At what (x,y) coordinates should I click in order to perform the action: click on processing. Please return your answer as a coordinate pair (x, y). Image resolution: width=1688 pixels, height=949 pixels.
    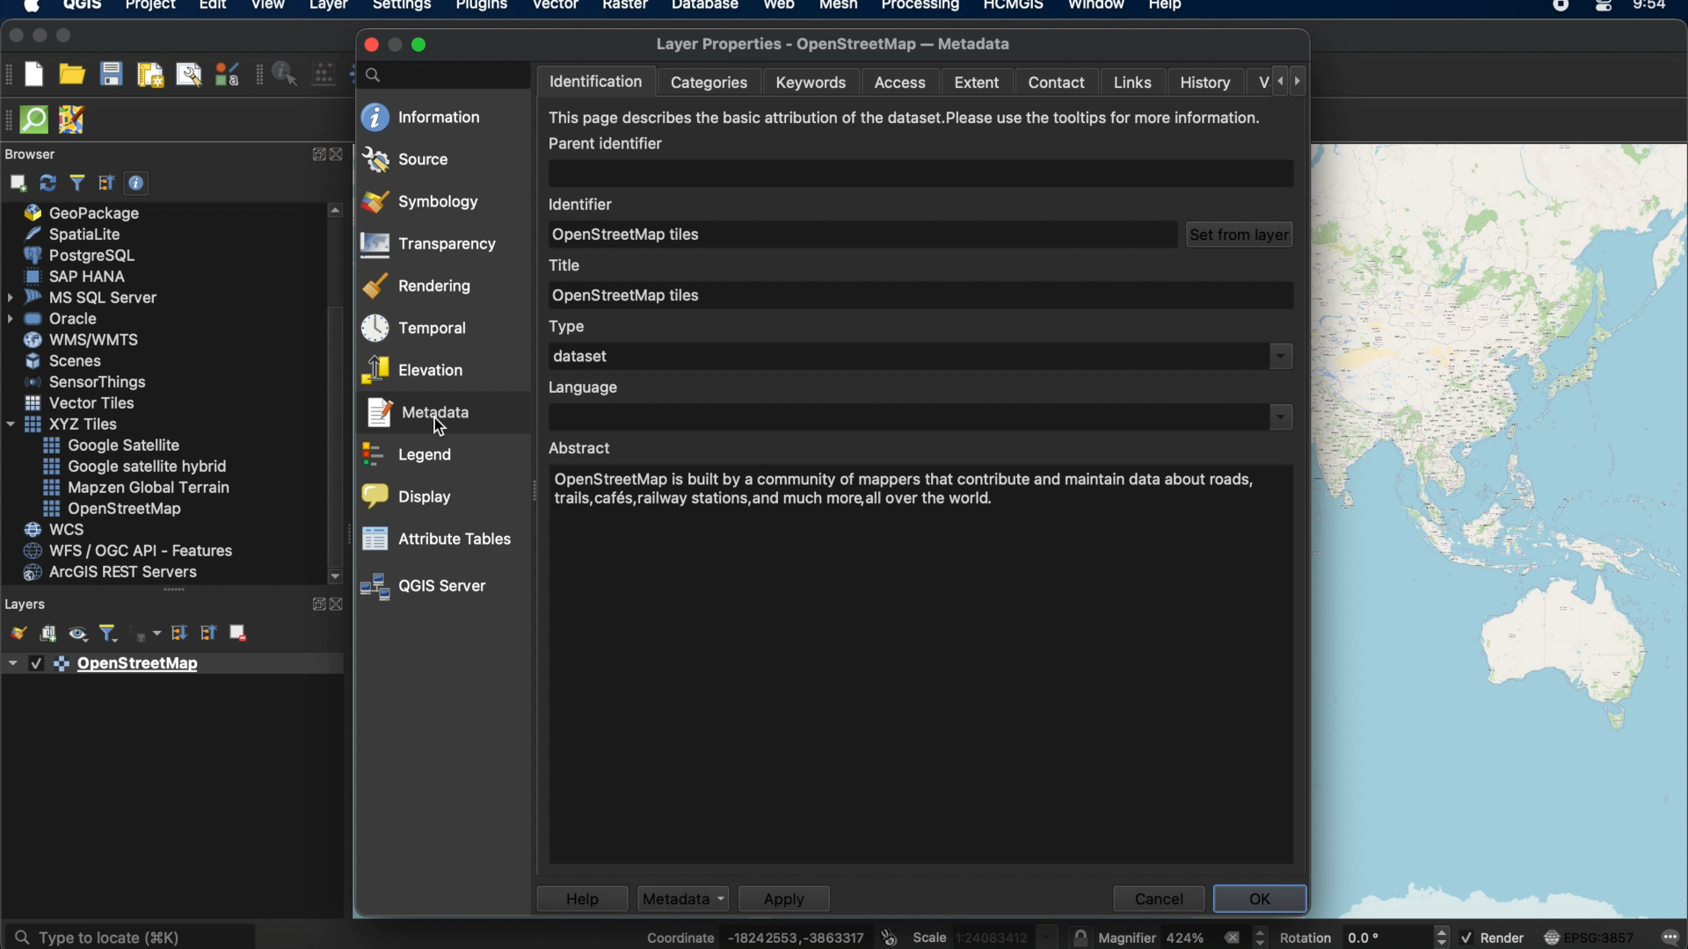
    Looking at the image, I should click on (922, 7).